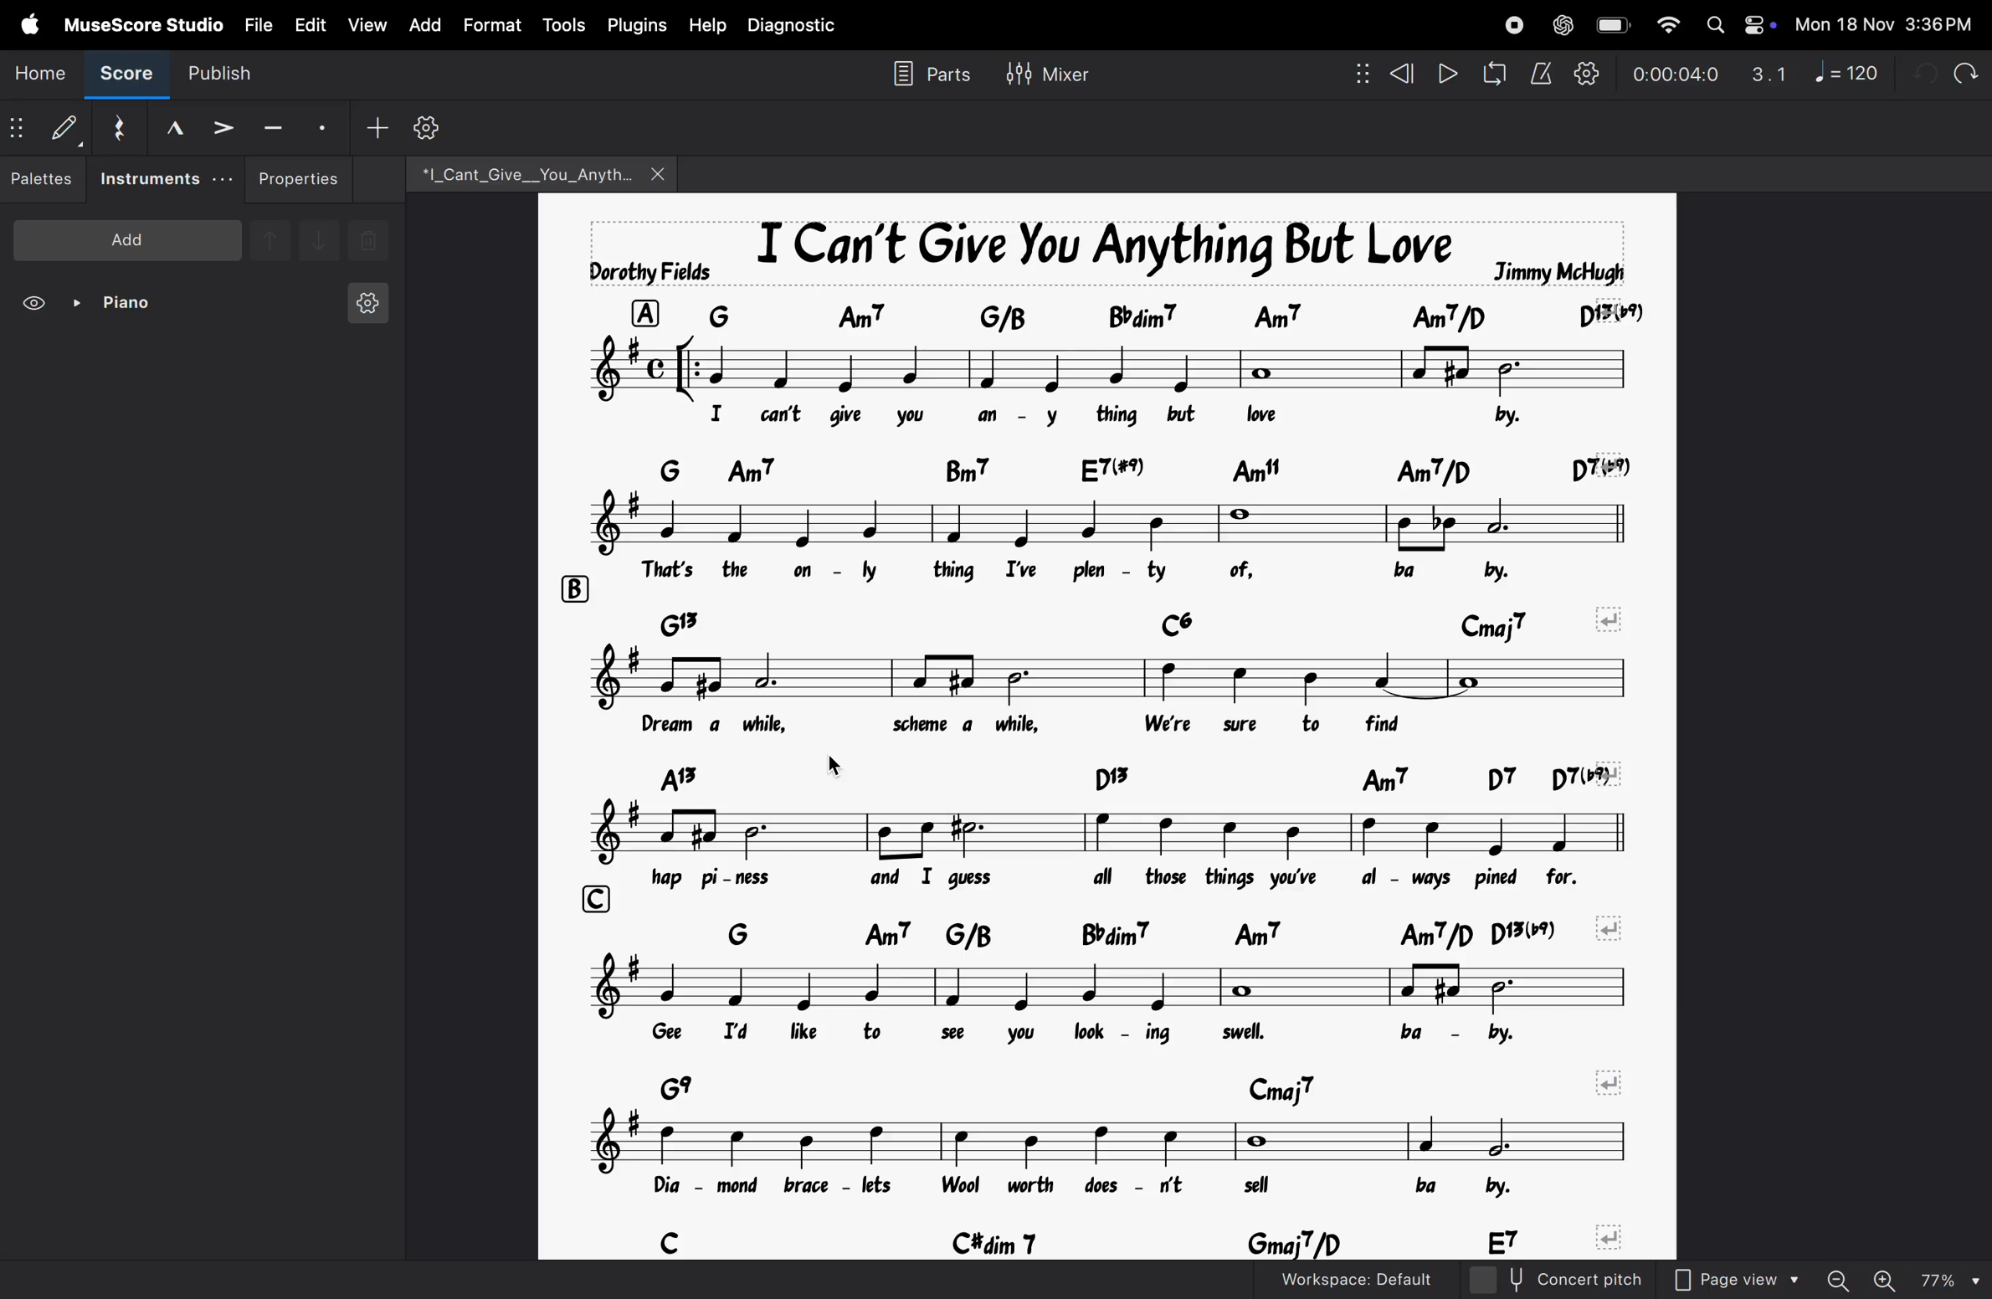 This screenshot has height=1299, width=1992. I want to click on chord symbols, so click(1131, 1240).